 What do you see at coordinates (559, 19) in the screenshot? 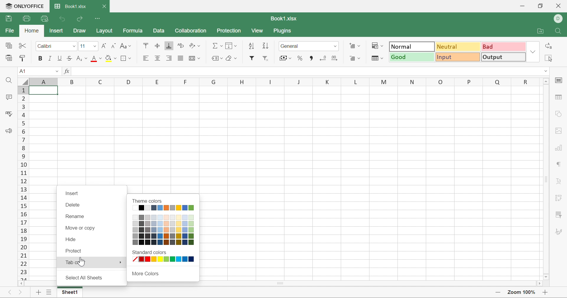
I see `DELL` at bounding box center [559, 19].